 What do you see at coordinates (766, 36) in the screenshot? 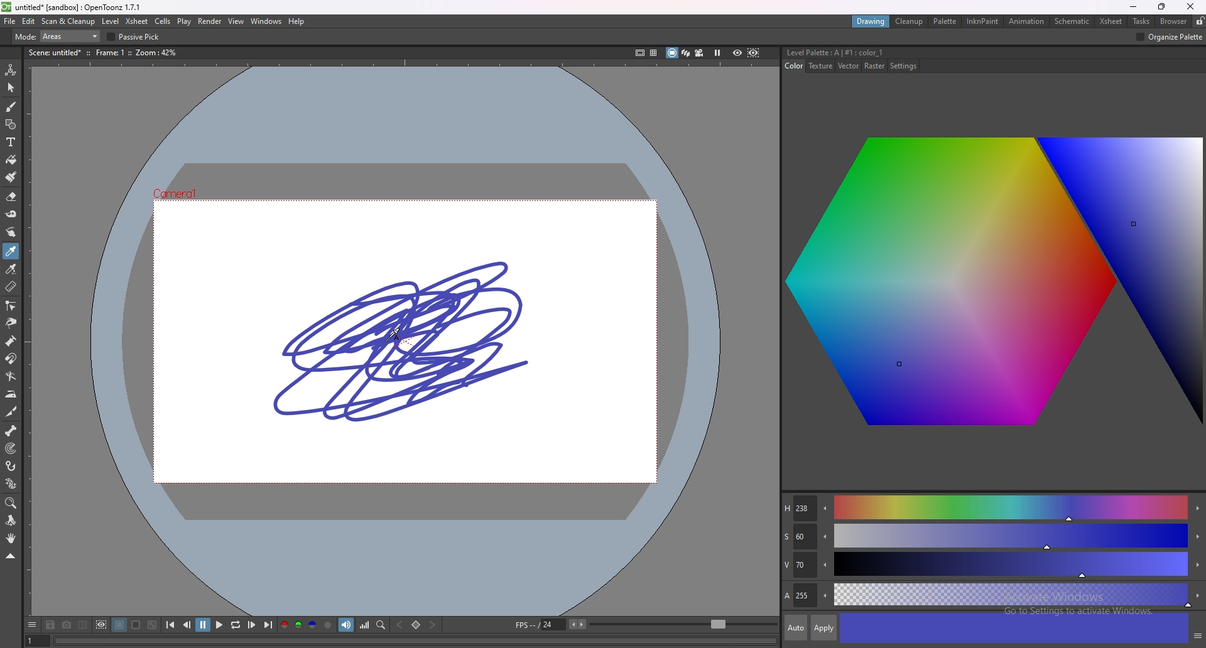
I see `x` at bounding box center [766, 36].